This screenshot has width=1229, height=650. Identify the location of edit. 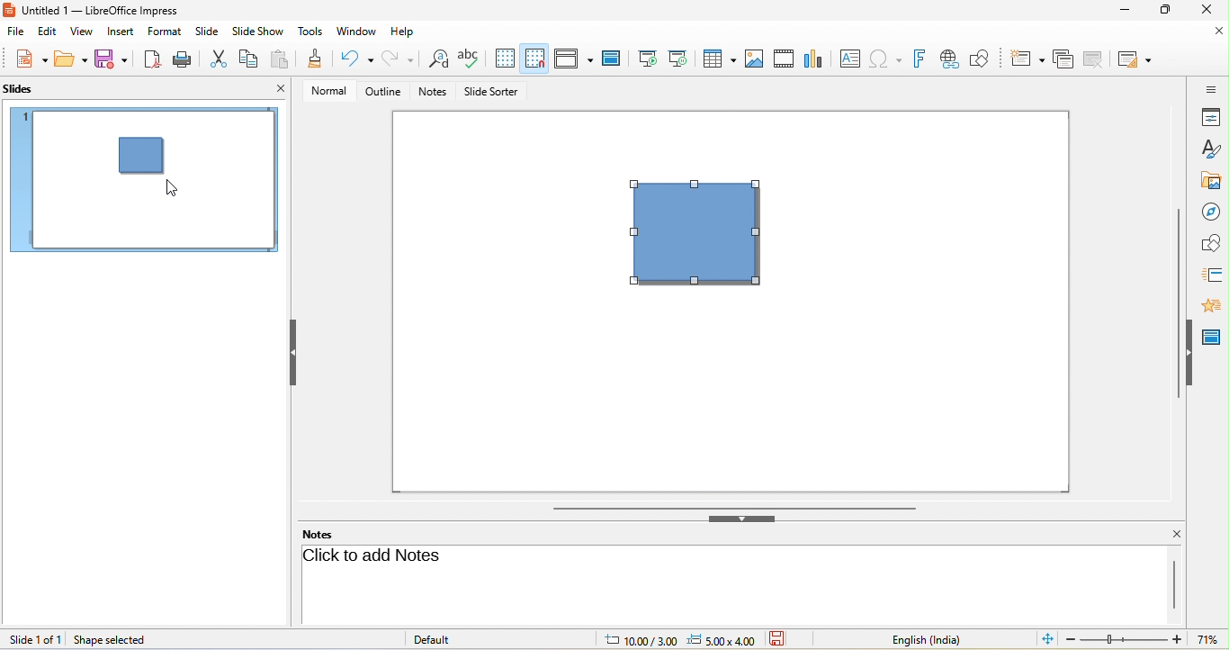
(45, 34).